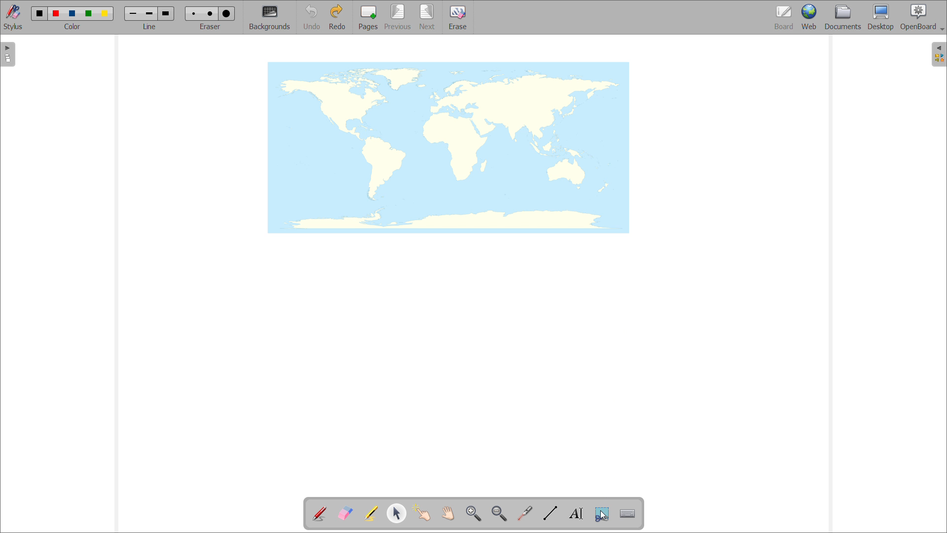  I want to click on cursor, so click(604, 515).